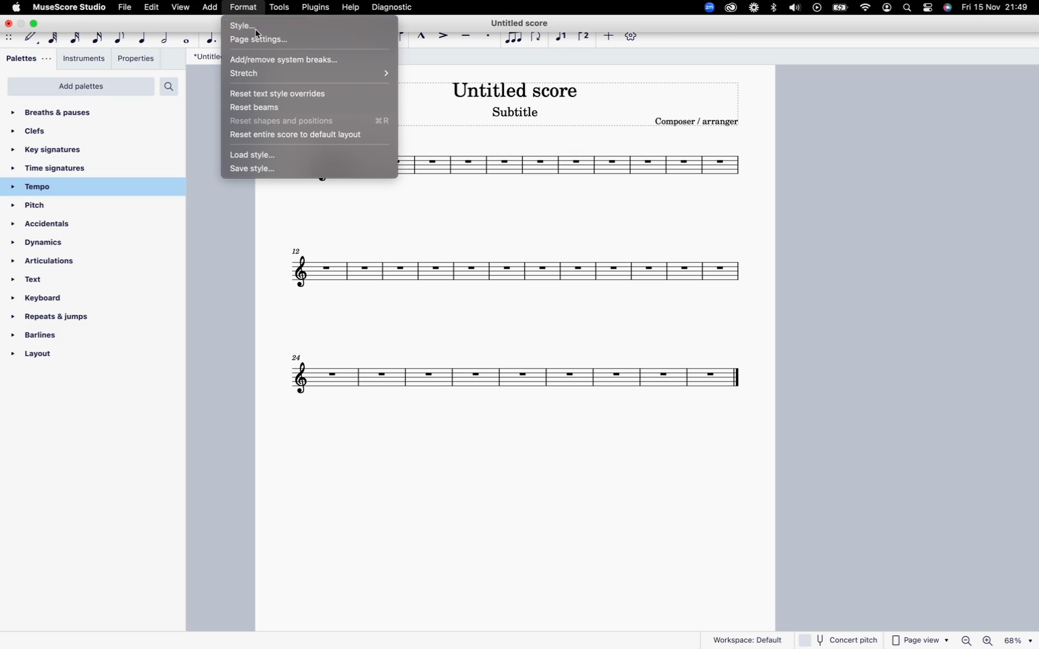  What do you see at coordinates (303, 120) in the screenshot?
I see `reset shapes and positions` at bounding box center [303, 120].